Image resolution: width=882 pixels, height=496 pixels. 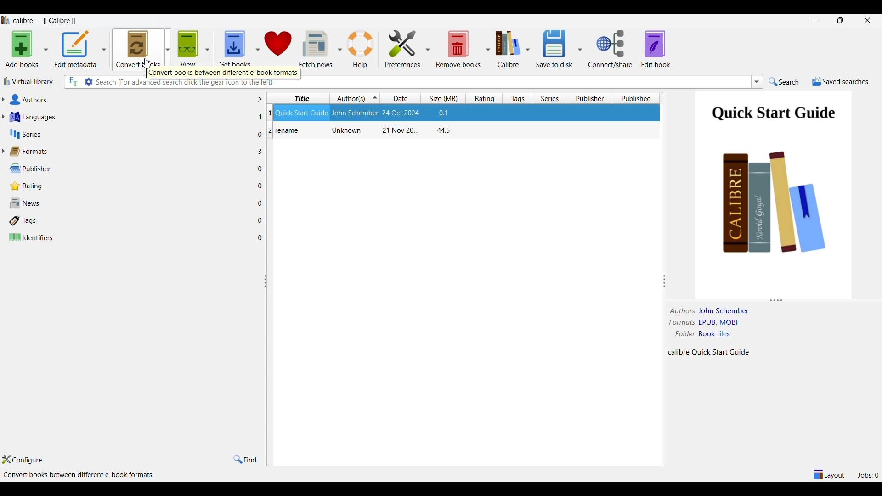 What do you see at coordinates (208, 48) in the screenshot?
I see `View options` at bounding box center [208, 48].